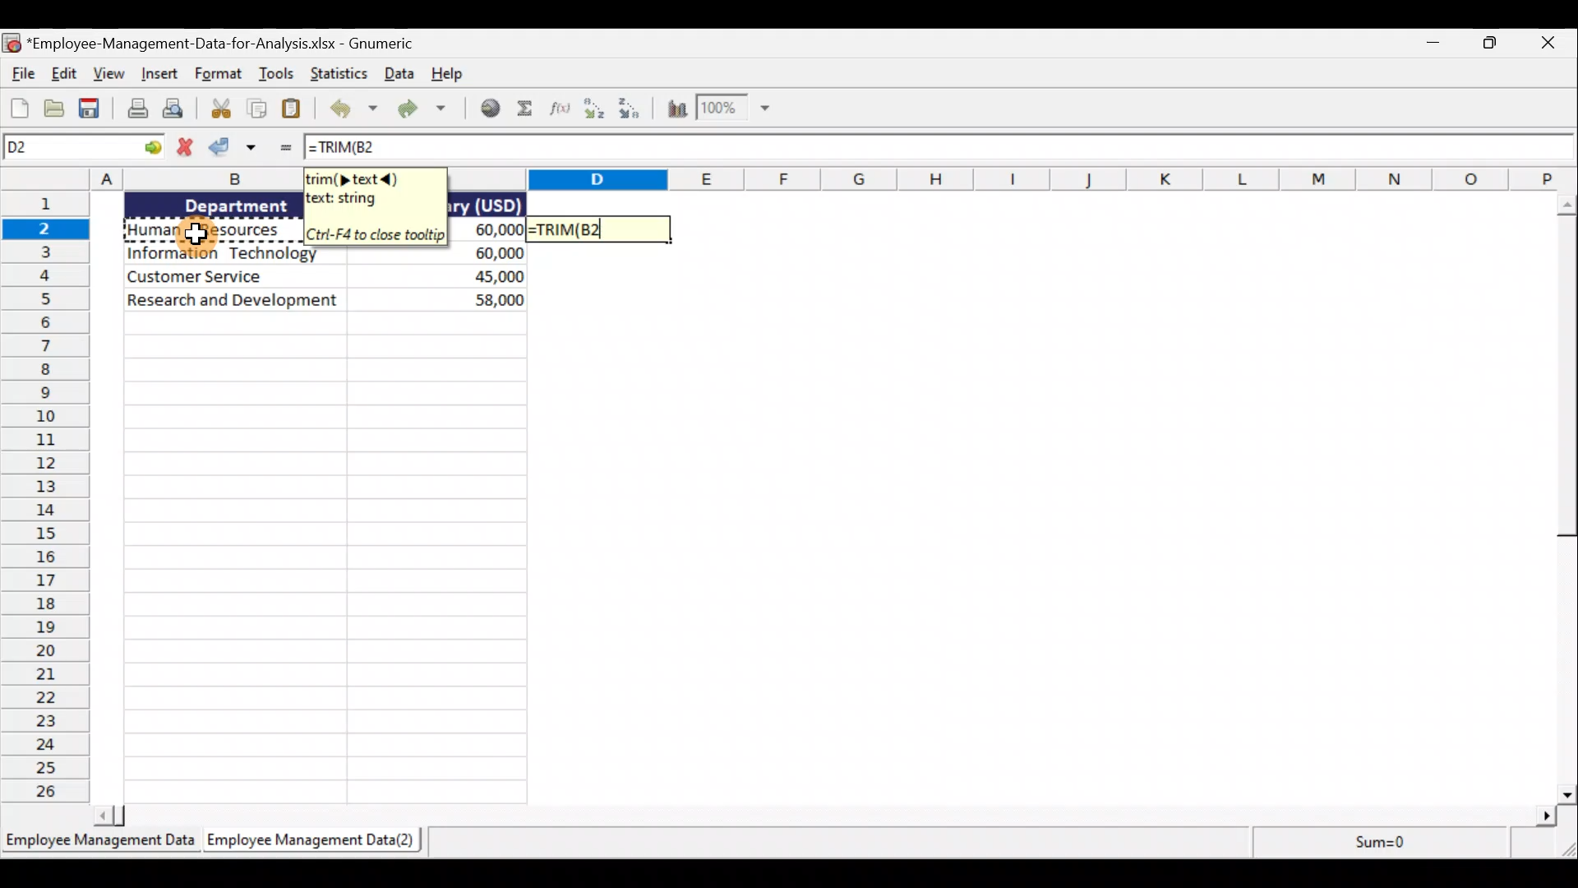 The height and width of the screenshot is (888, 1578). What do you see at coordinates (635, 109) in the screenshot?
I see `Sort descending` at bounding box center [635, 109].